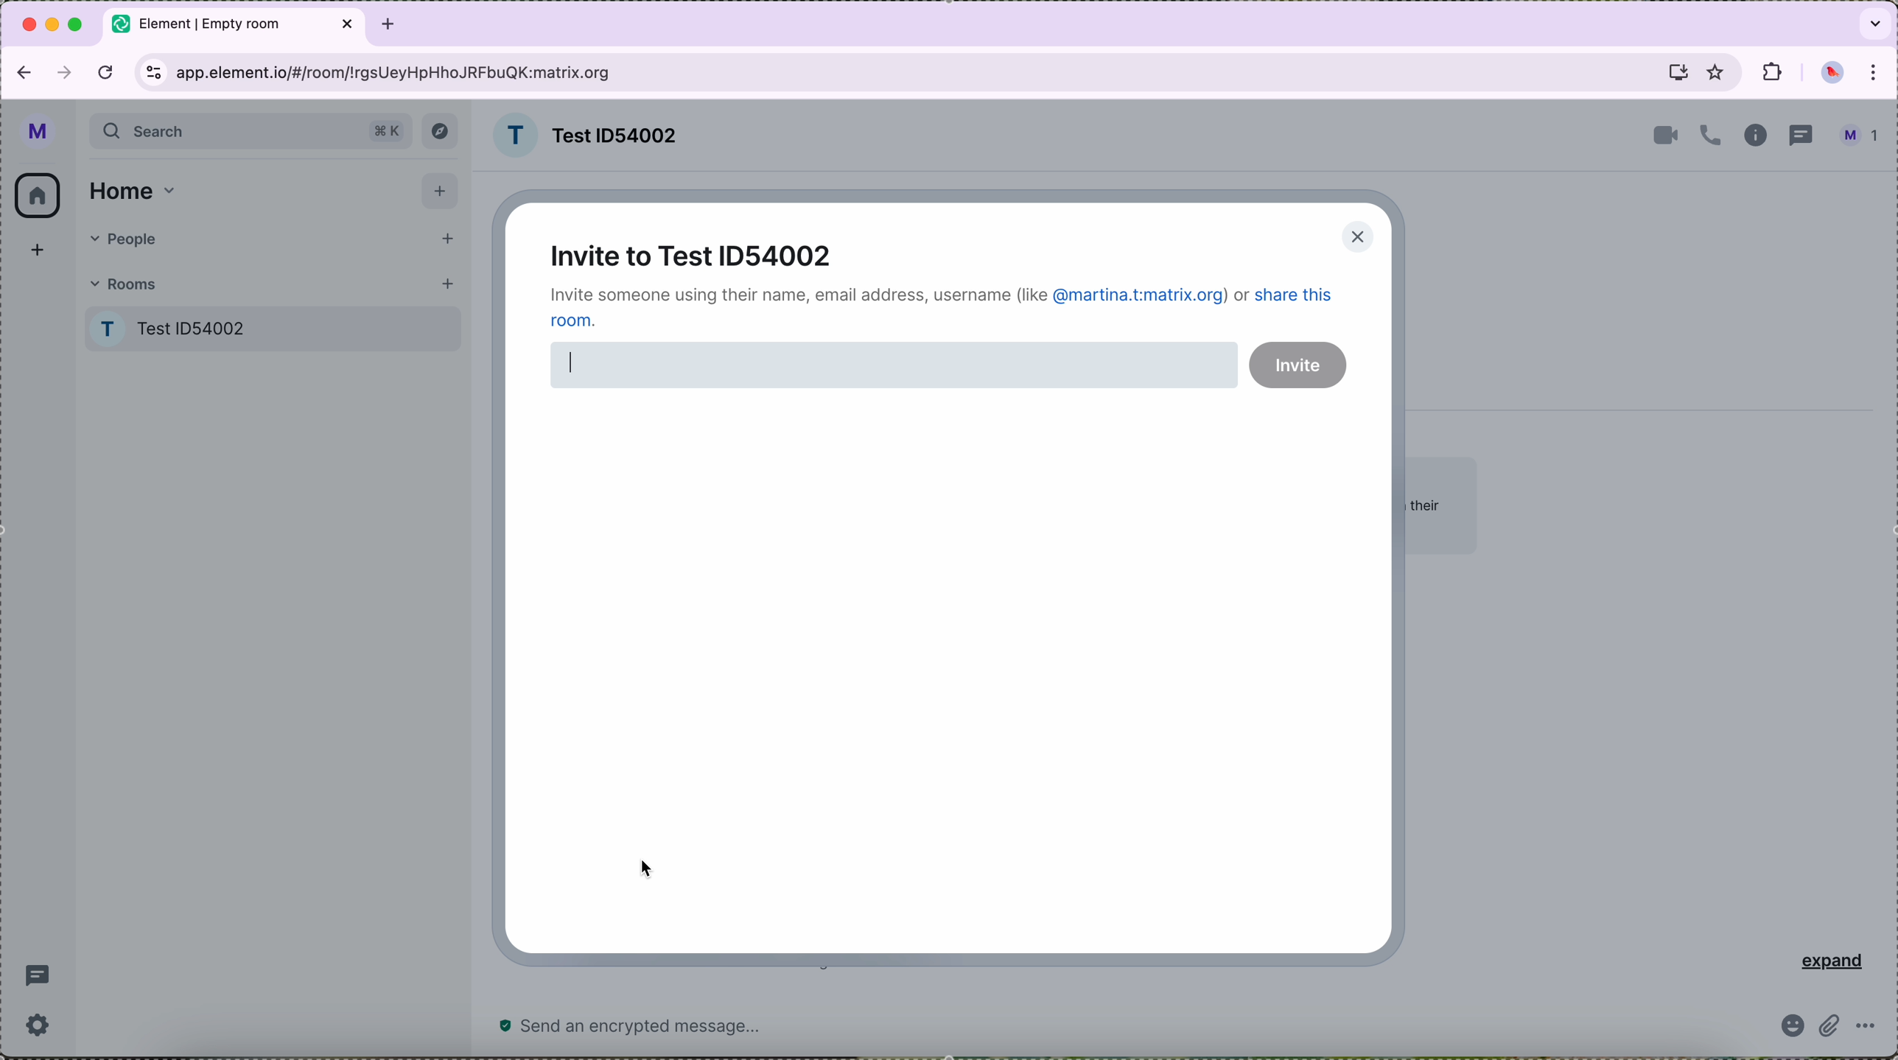  What do you see at coordinates (130, 187) in the screenshot?
I see `home tab` at bounding box center [130, 187].